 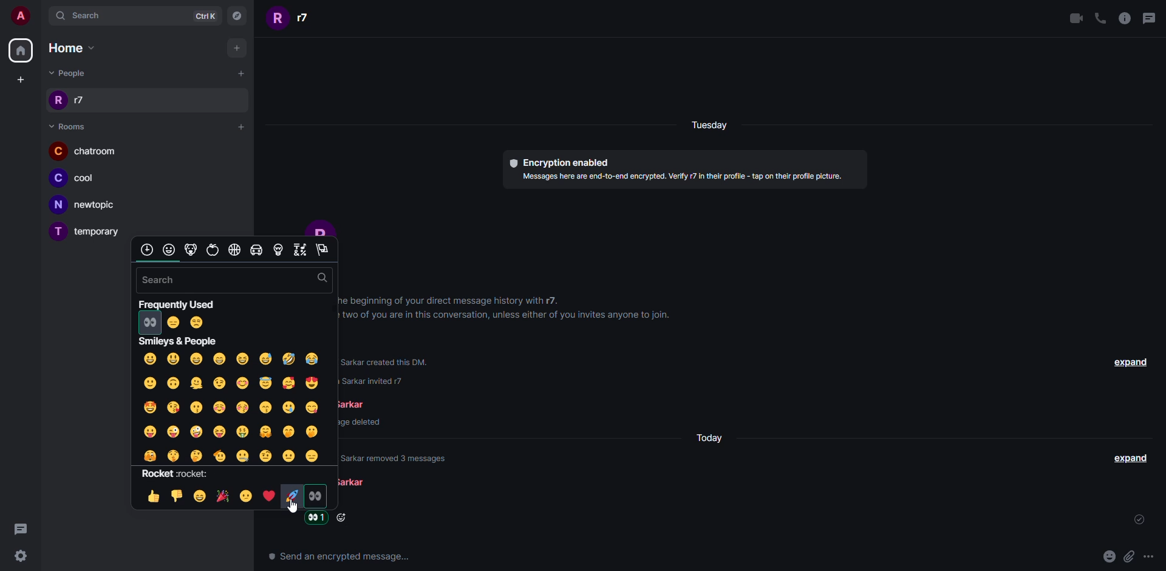 I want to click on people, so click(x=70, y=73).